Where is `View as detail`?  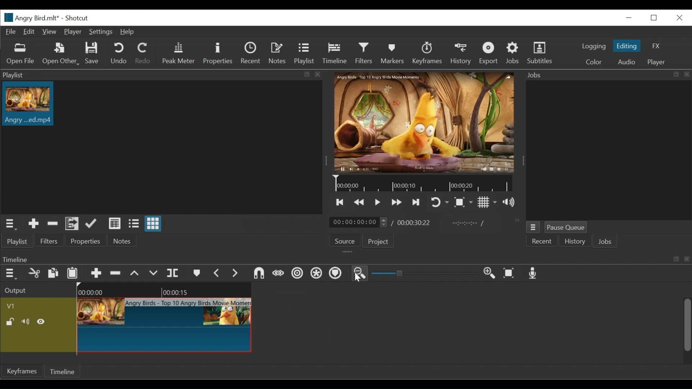 View as detail is located at coordinates (114, 224).